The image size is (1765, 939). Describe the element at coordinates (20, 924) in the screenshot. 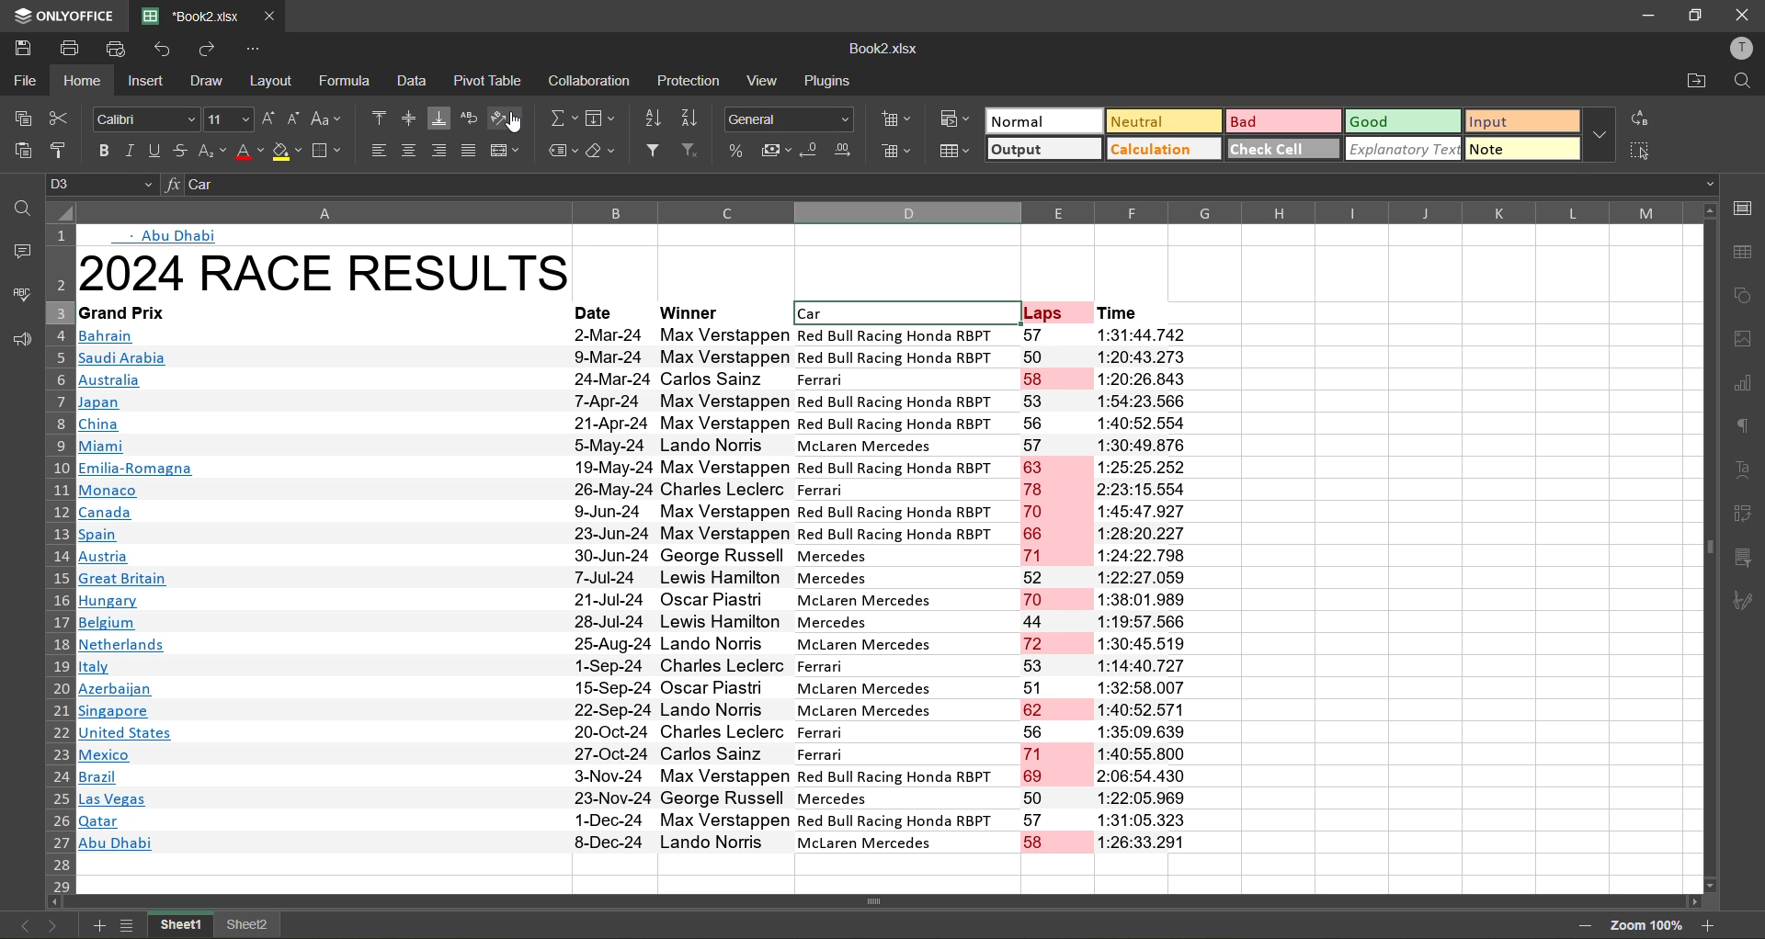

I see `previous` at that location.